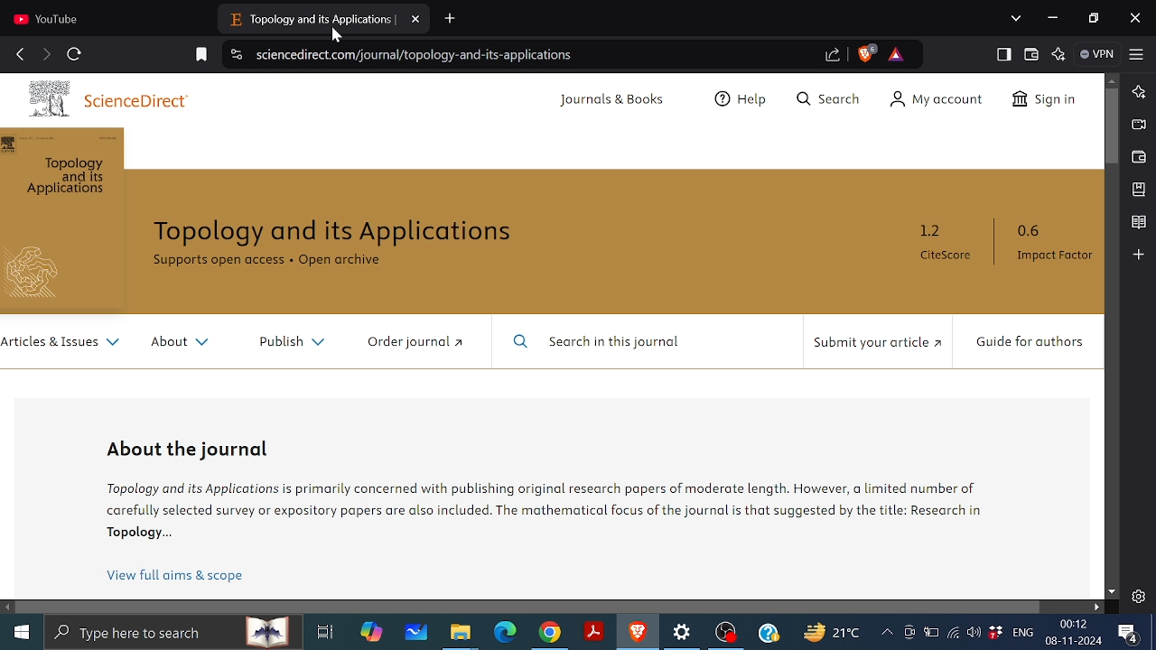 This screenshot has width=1156, height=650. I want to click on Show hidden icons, so click(887, 633).